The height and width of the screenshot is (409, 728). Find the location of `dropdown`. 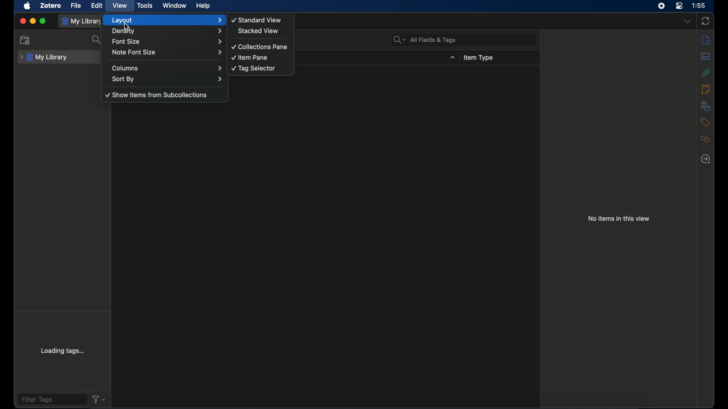

dropdown is located at coordinates (452, 58).